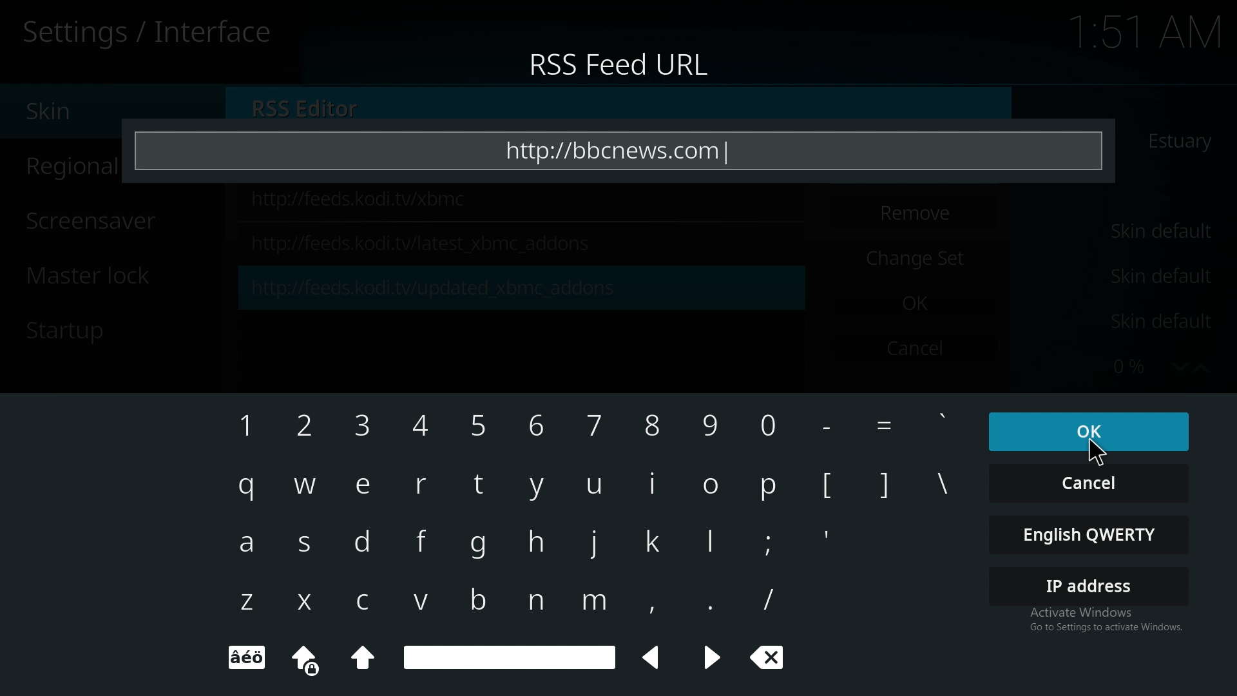 The image size is (1237, 696). I want to click on keyboard Input, so click(941, 419).